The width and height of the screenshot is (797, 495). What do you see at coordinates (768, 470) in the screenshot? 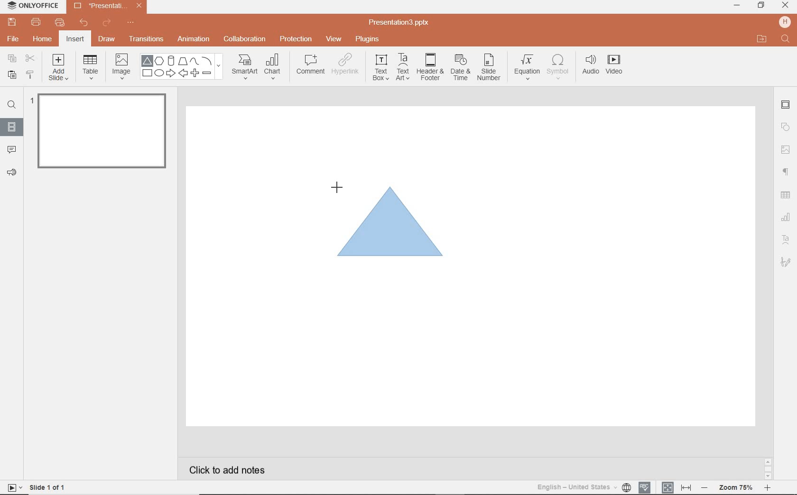
I see `SCROLLBAR` at bounding box center [768, 470].